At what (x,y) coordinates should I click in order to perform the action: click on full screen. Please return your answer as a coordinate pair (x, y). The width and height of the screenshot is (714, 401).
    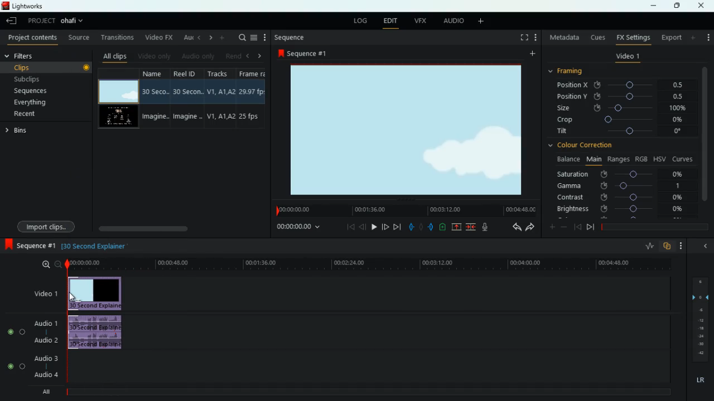
    Looking at the image, I should click on (522, 37).